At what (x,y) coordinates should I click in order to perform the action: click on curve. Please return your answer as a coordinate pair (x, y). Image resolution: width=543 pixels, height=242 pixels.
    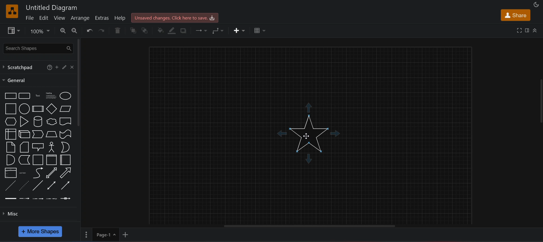
    Looking at the image, I should click on (38, 173).